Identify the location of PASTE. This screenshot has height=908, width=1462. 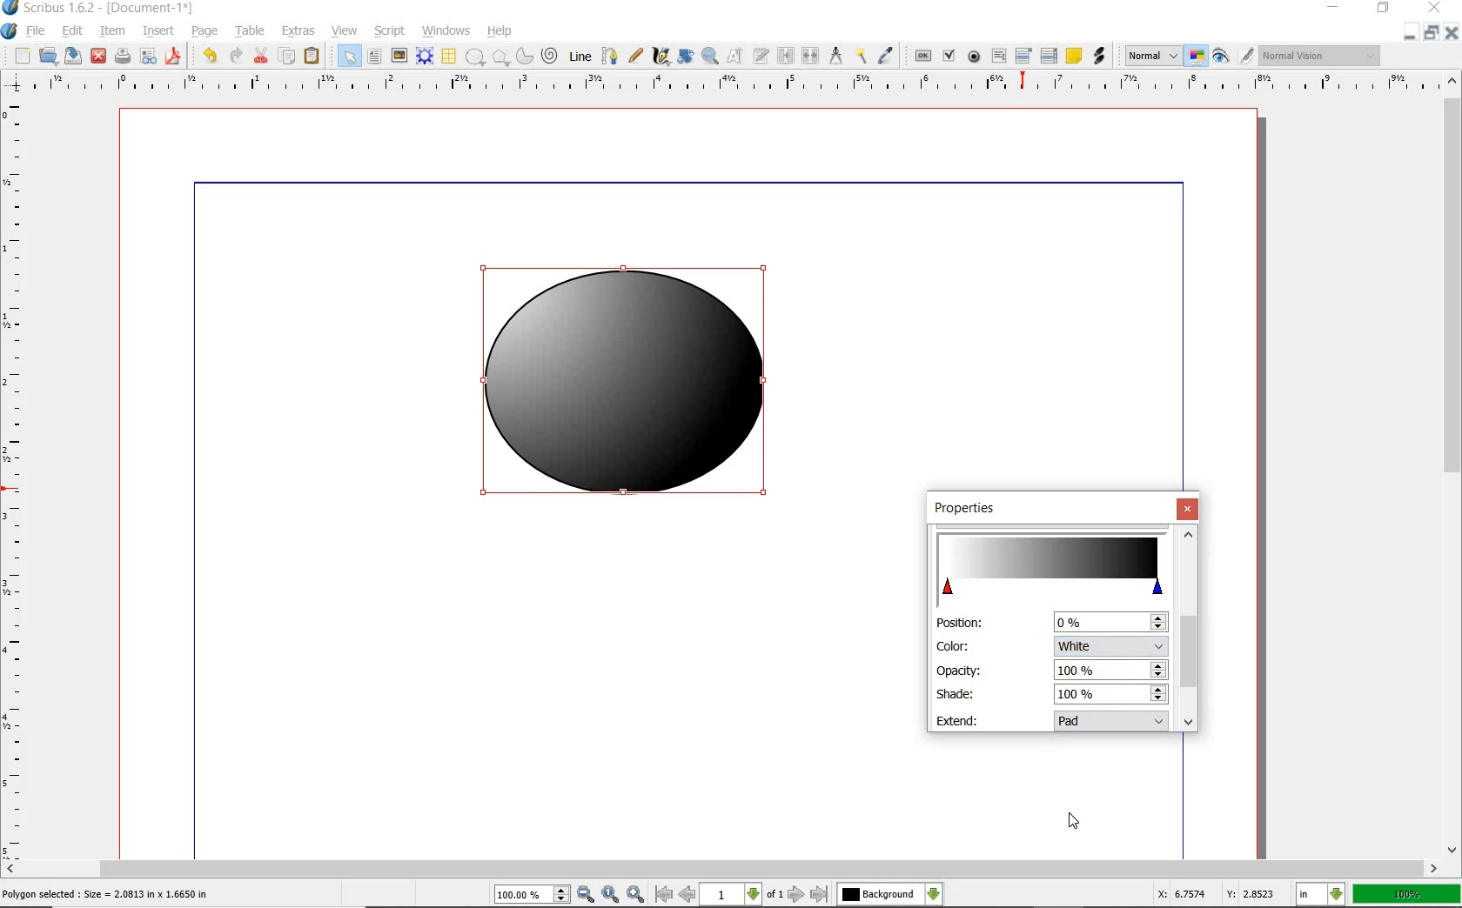
(312, 57).